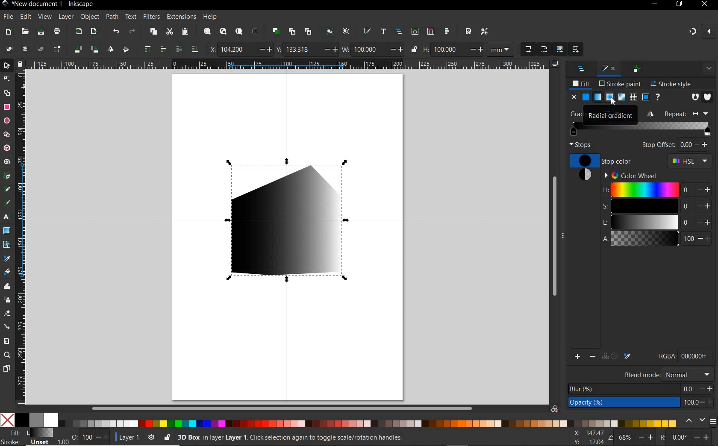  I want to click on CREATE CLONE, so click(292, 32).